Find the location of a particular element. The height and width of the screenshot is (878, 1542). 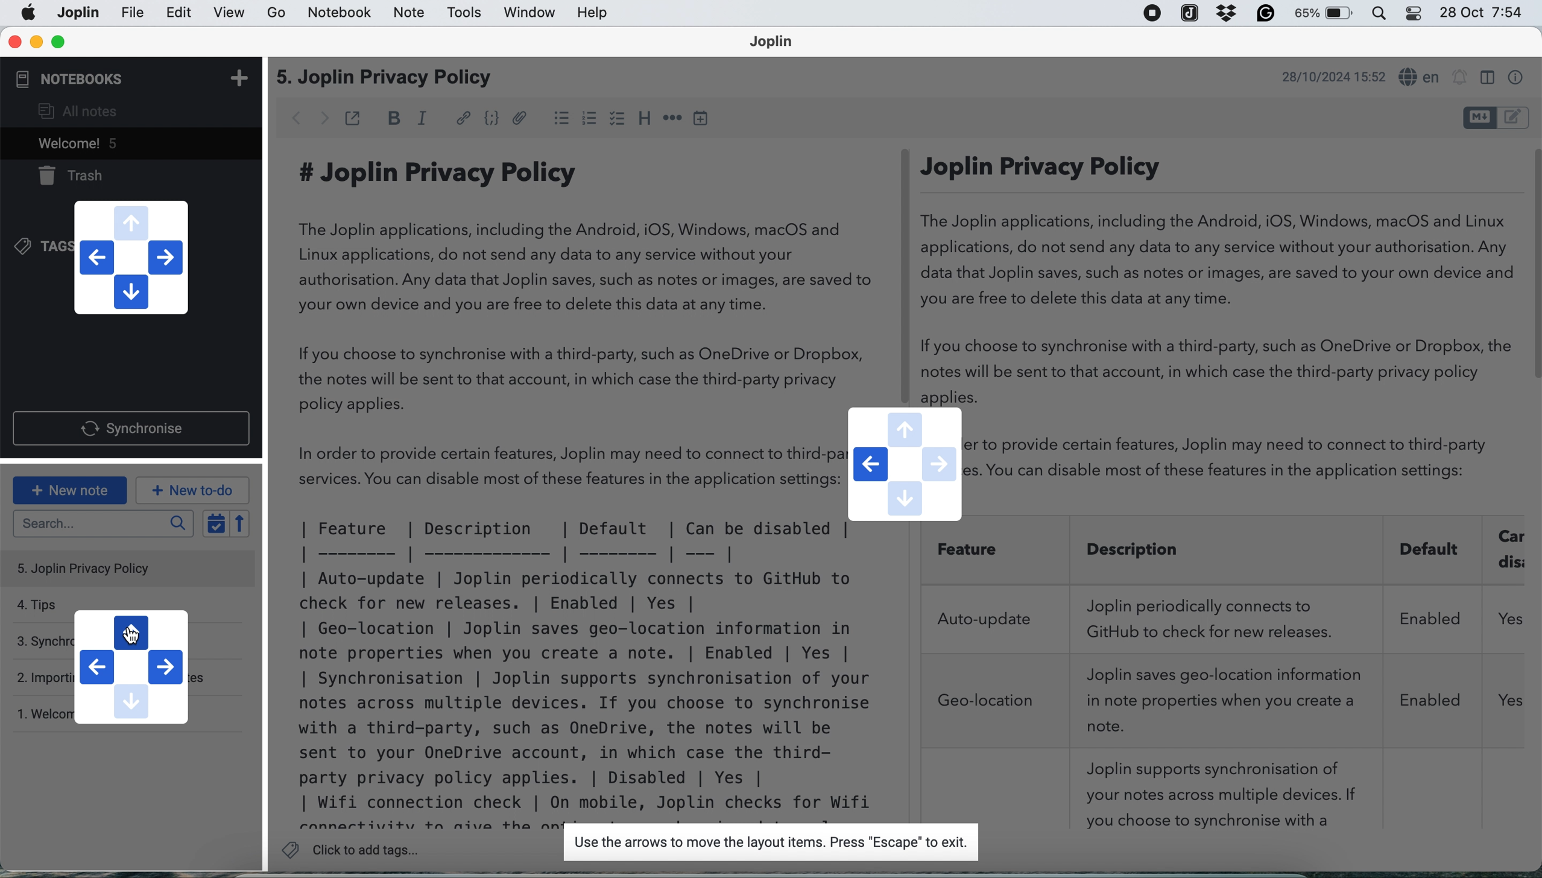

Use the arrows to move the layout items. Press "Escape" to exit. is located at coordinates (768, 843).